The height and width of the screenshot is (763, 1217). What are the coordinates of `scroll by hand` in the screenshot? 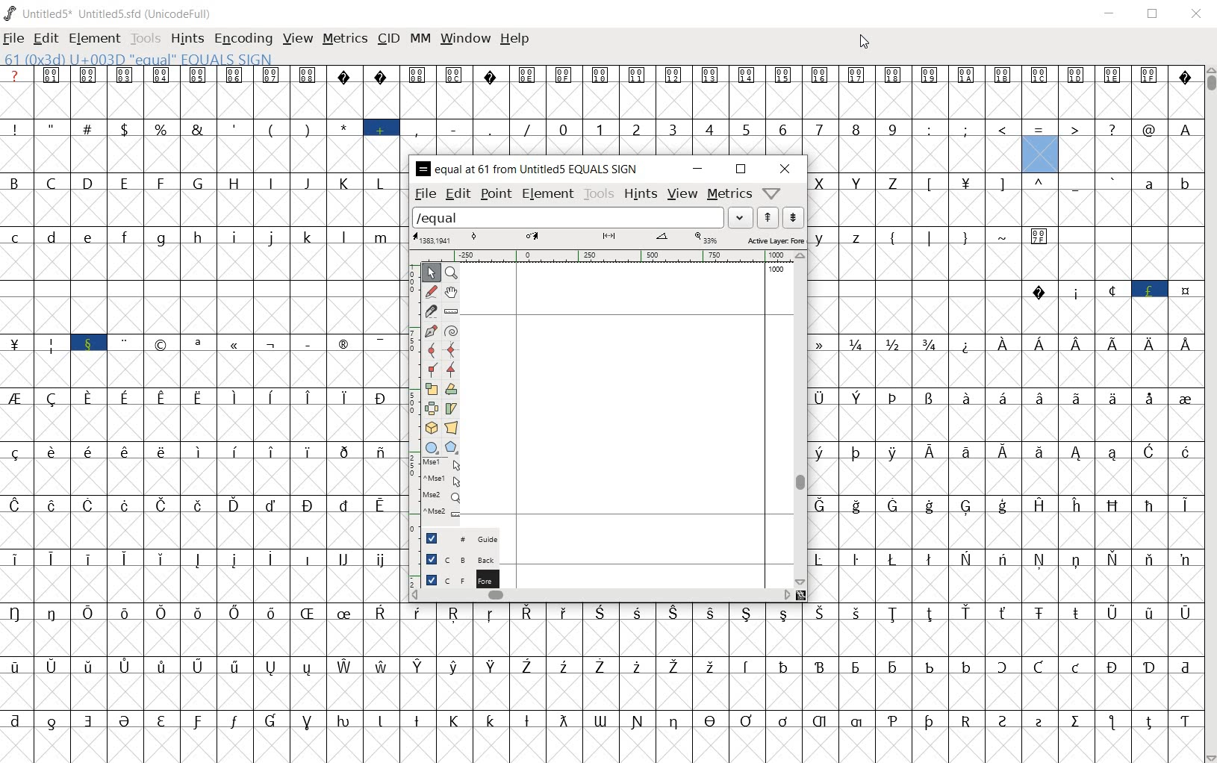 It's located at (451, 292).